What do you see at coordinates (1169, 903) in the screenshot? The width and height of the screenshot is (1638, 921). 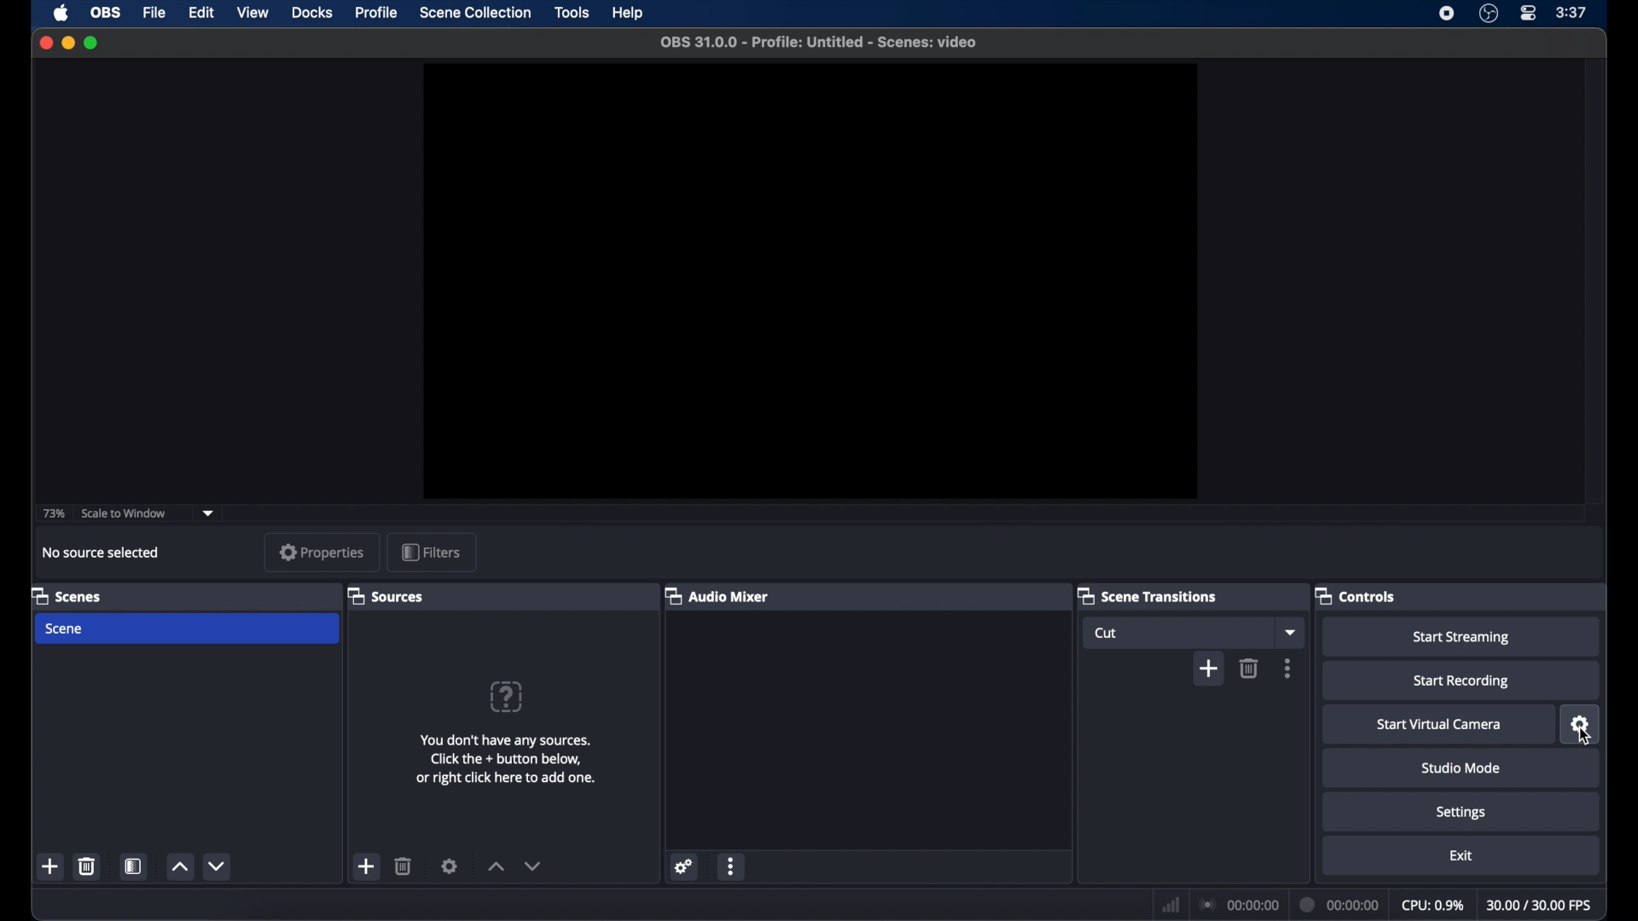 I see `netwrok` at bounding box center [1169, 903].